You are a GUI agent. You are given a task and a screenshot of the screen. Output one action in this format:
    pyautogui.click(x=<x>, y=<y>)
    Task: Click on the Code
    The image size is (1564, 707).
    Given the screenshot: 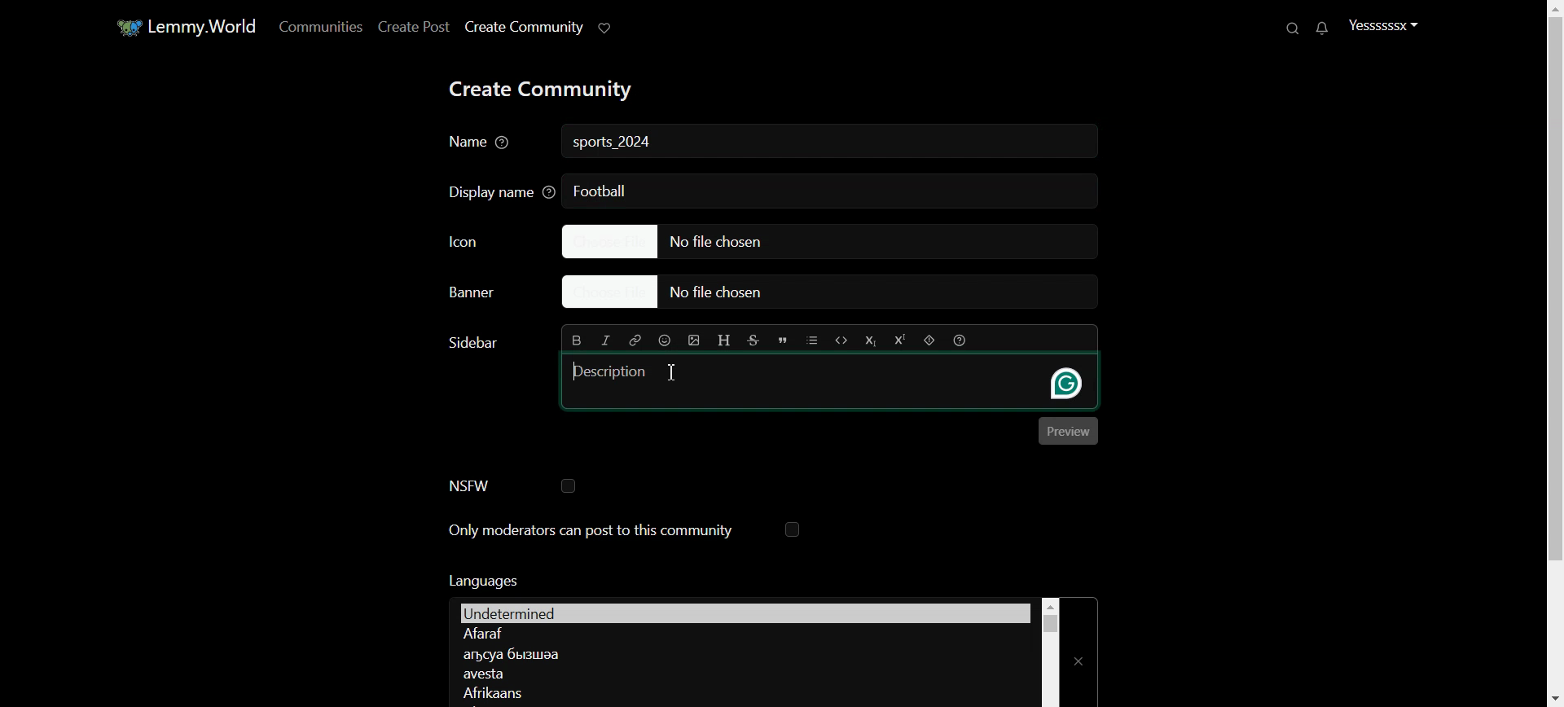 What is the action you would take?
    pyautogui.click(x=841, y=340)
    